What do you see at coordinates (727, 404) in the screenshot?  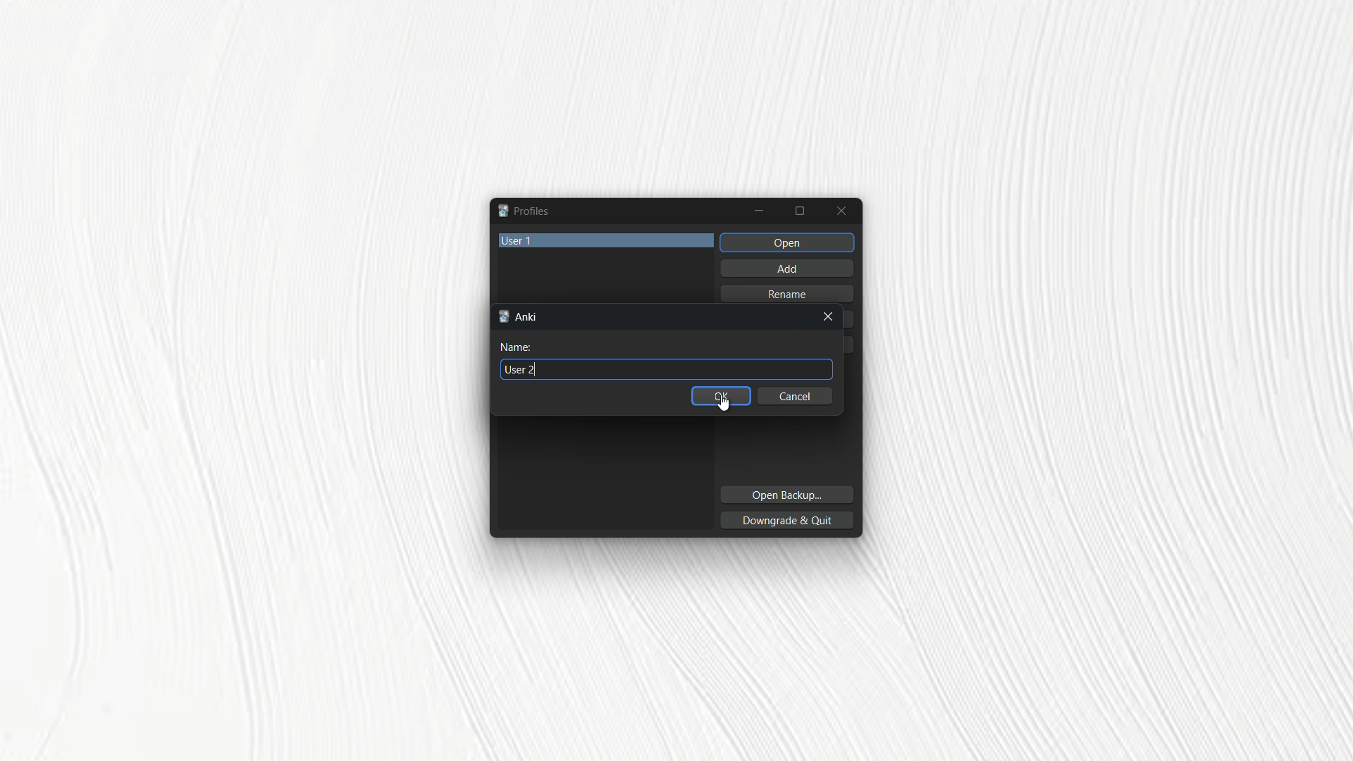 I see `Cursor` at bounding box center [727, 404].